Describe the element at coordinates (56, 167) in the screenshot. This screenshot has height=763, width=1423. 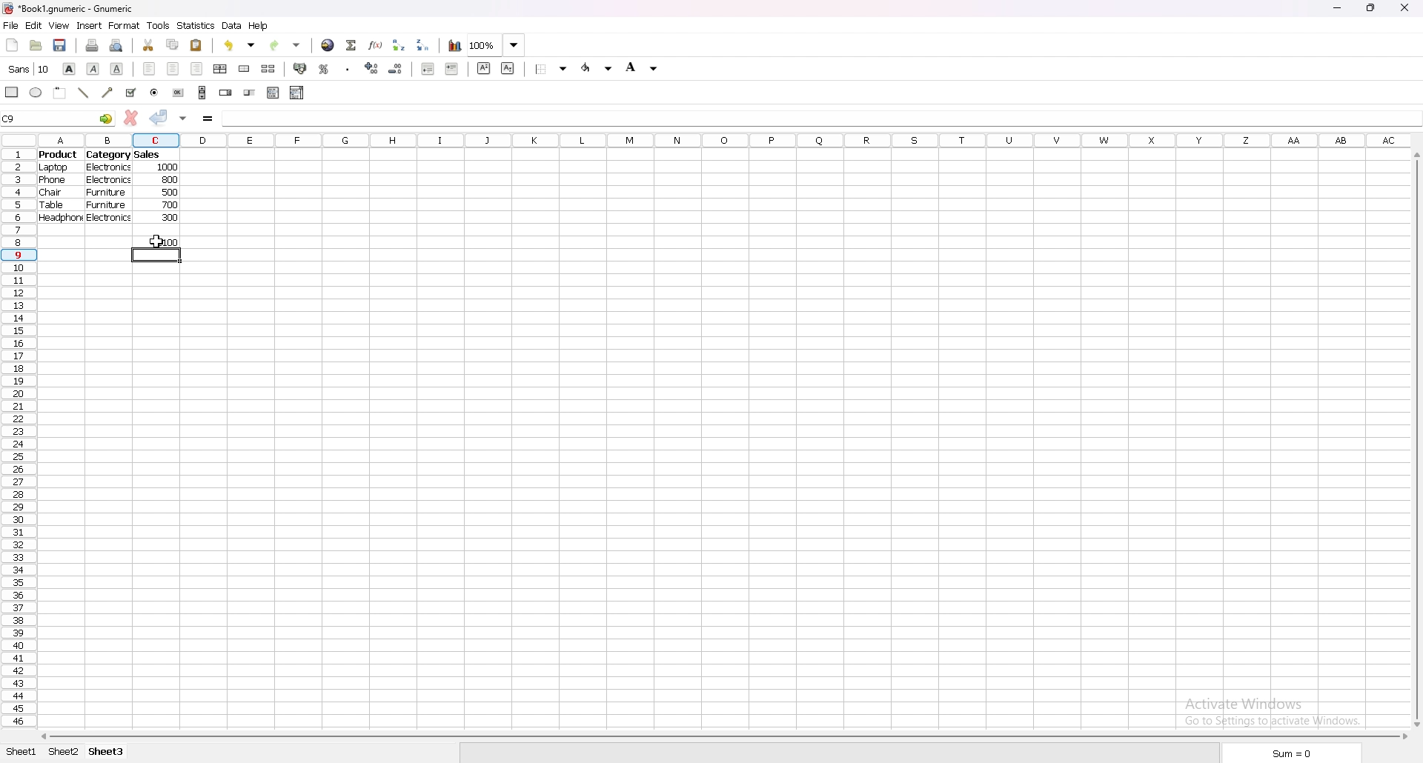
I see `laptop` at that location.